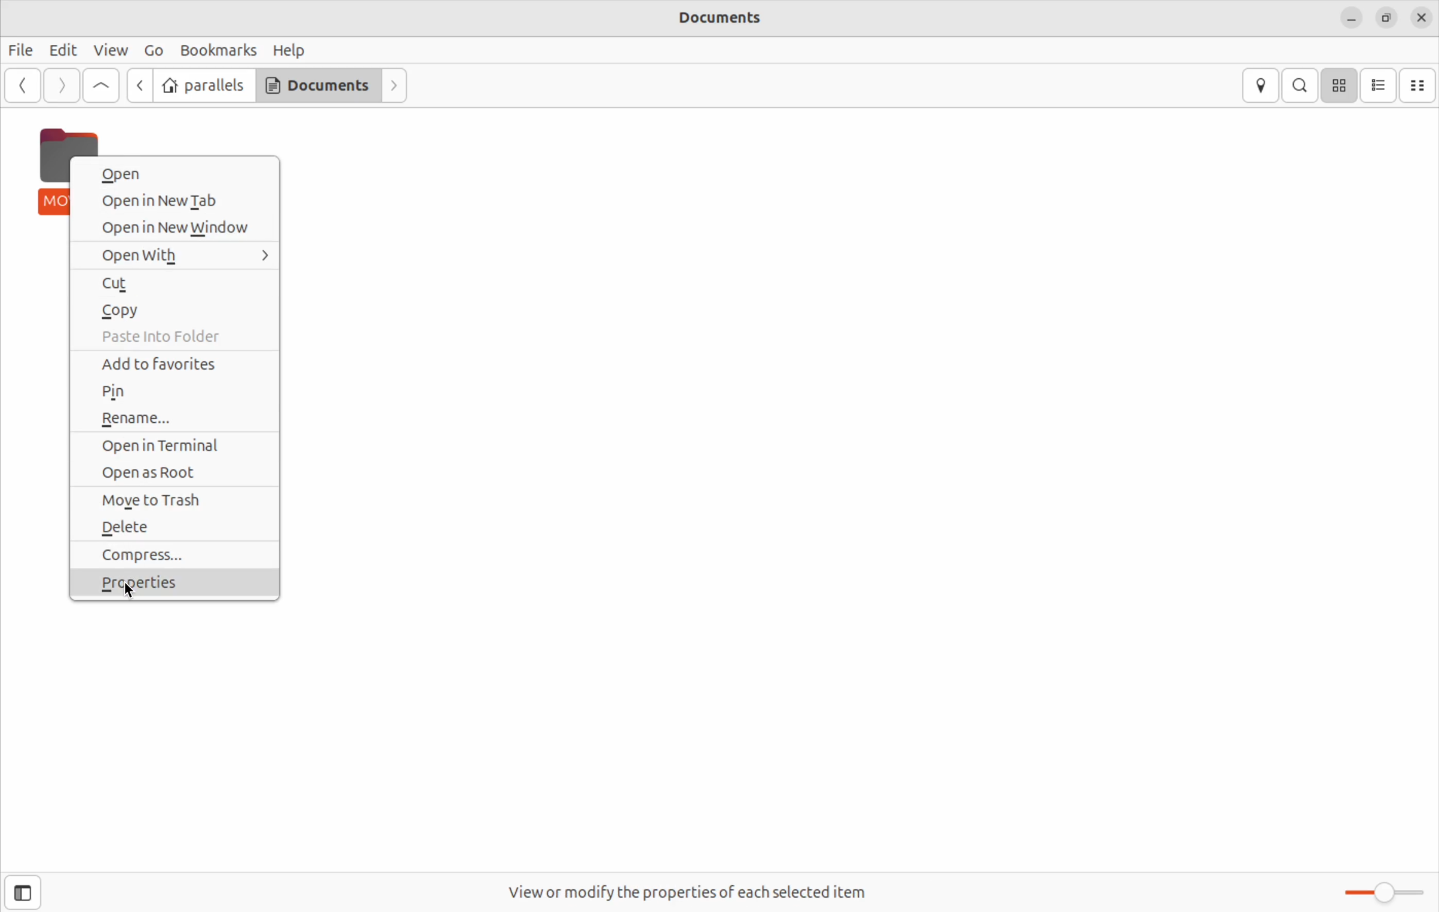 This screenshot has height=912, width=1439. What do you see at coordinates (67, 51) in the screenshot?
I see `Edit` at bounding box center [67, 51].